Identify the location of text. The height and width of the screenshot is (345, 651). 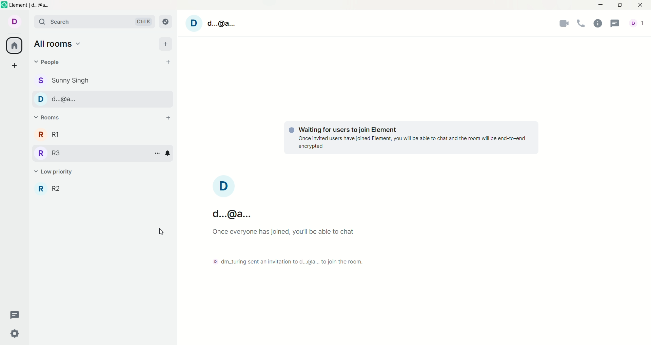
(412, 138).